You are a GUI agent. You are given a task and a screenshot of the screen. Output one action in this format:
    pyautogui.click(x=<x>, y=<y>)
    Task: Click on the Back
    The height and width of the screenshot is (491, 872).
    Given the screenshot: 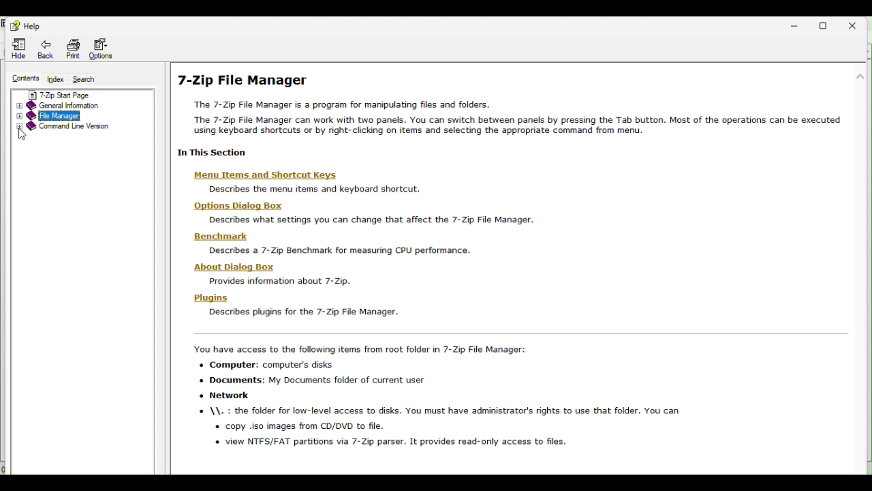 What is the action you would take?
    pyautogui.click(x=44, y=48)
    